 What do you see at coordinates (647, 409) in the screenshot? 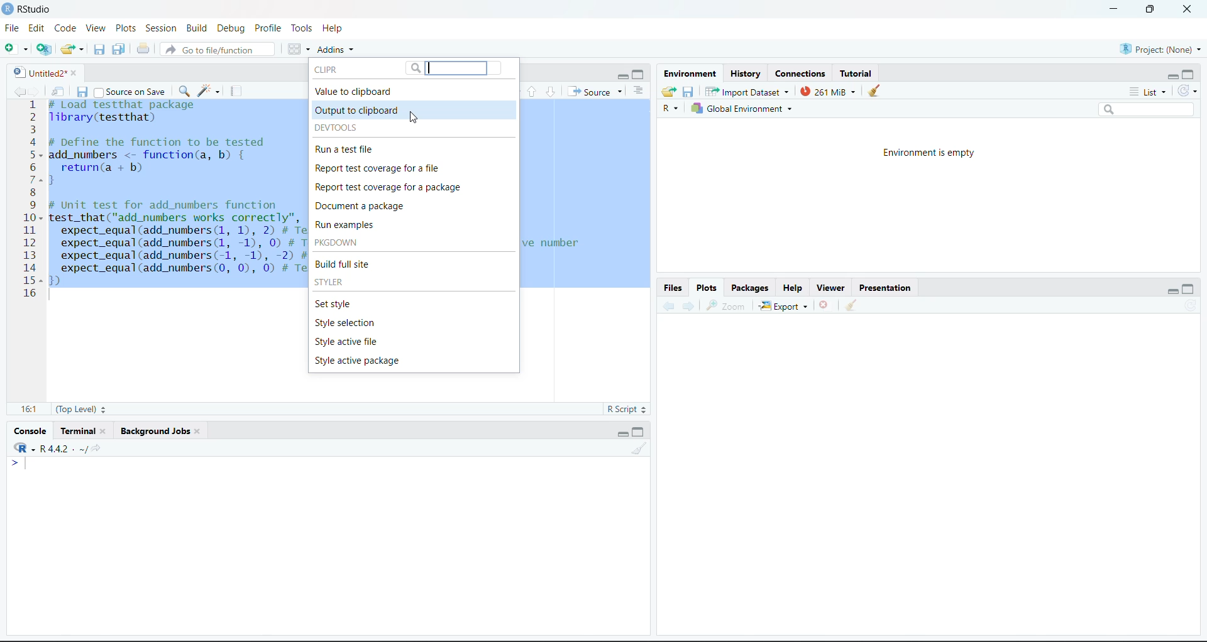
I see `Stepper buttons` at bounding box center [647, 409].